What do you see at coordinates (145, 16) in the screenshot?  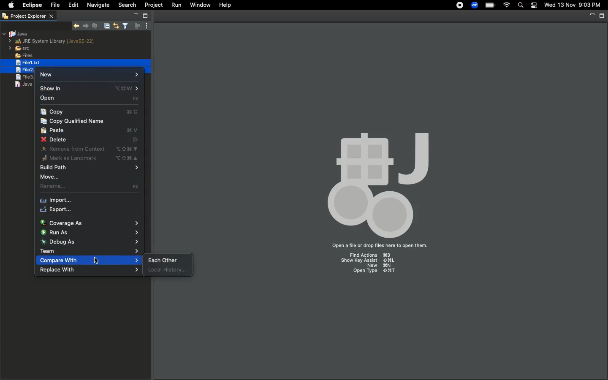 I see `Maximize` at bounding box center [145, 16].